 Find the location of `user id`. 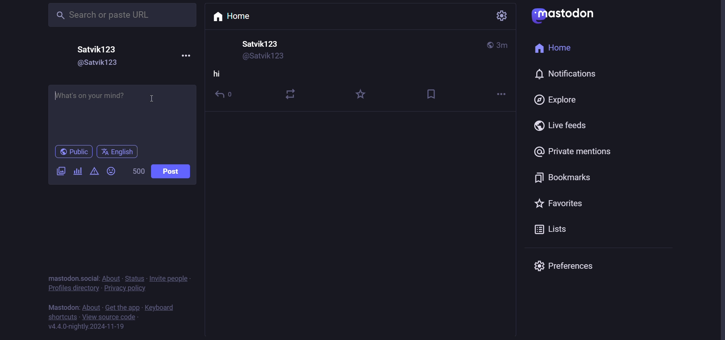

user id is located at coordinates (266, 57).